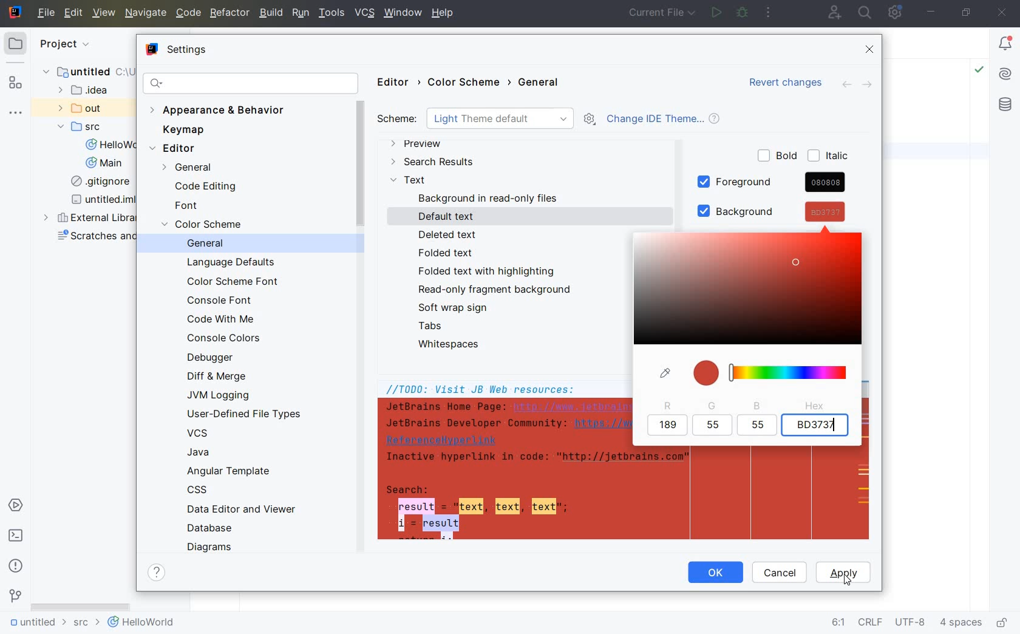 Image resolution: width=1020 pixels, height=634 pixels. What do you see at coordinates (845, 573) in the screenshot?
I see `APPLY` at bounding box center [845, 573].